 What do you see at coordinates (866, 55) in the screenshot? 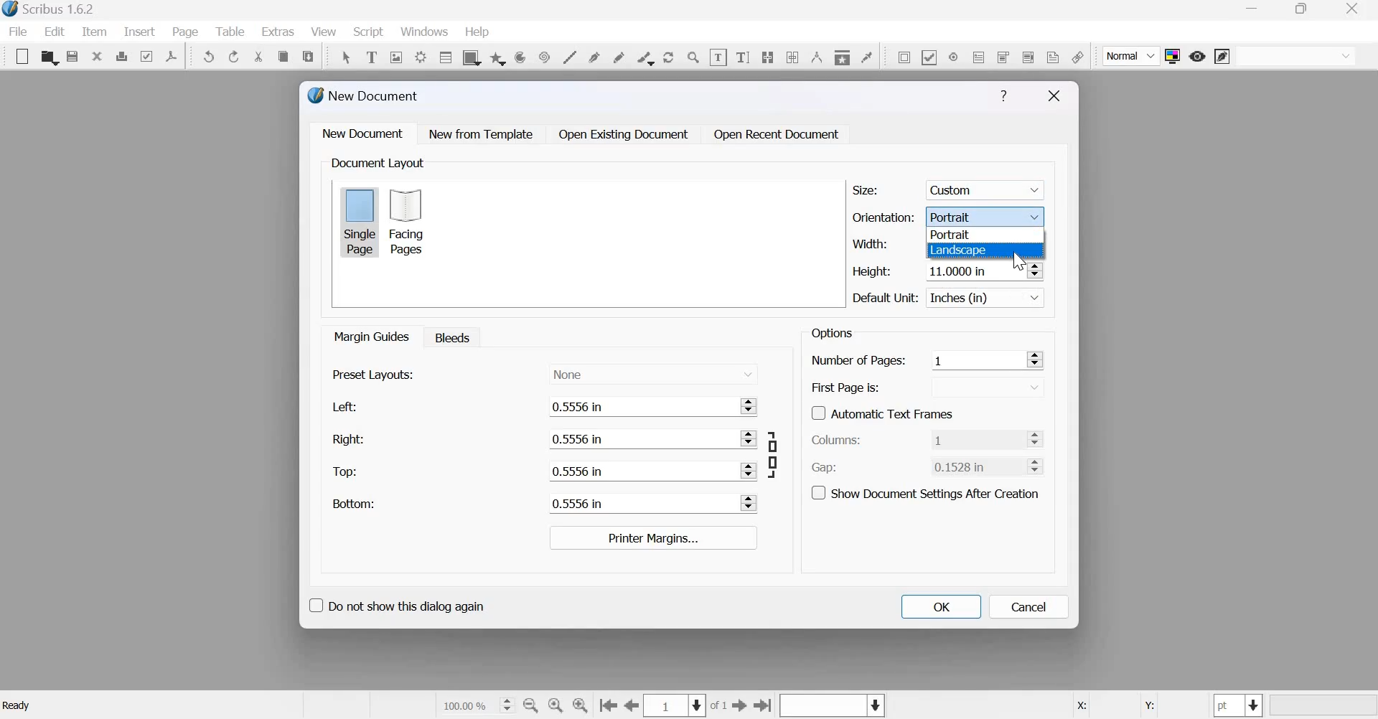
I see `Eye dropper` at bounding box center [866, 55].